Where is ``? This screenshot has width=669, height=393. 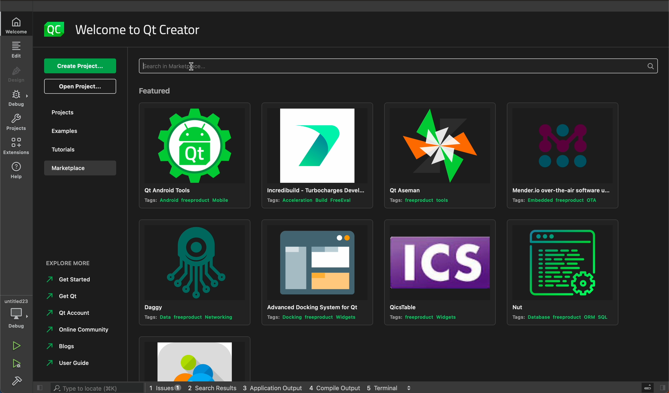
 is located at coordinates (70, 312).